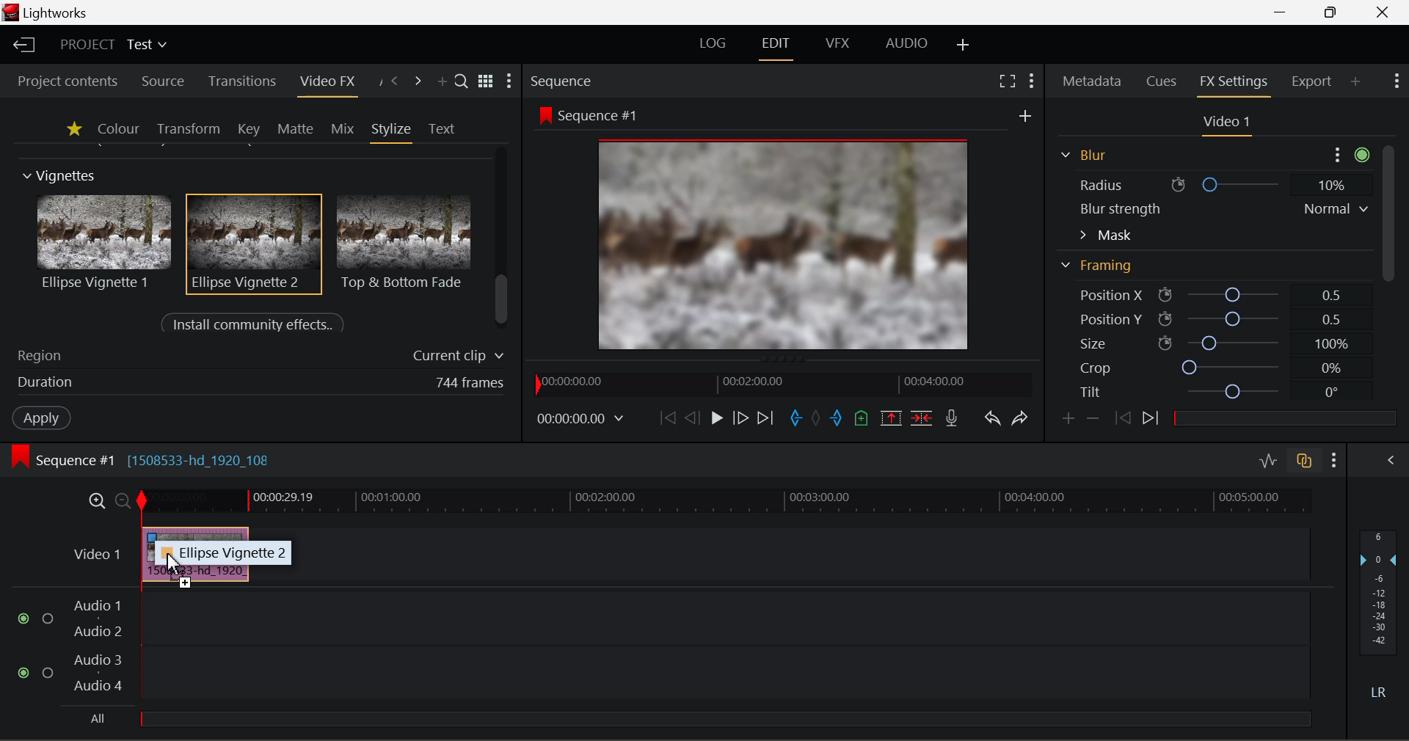  Describe the element at coordinates (342, 128) in the screenshot. I see `Mix` at that location.